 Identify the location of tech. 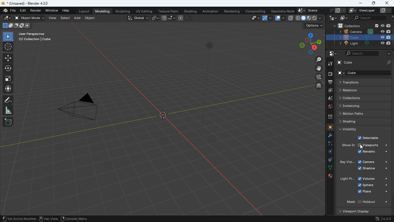
(331, 18).